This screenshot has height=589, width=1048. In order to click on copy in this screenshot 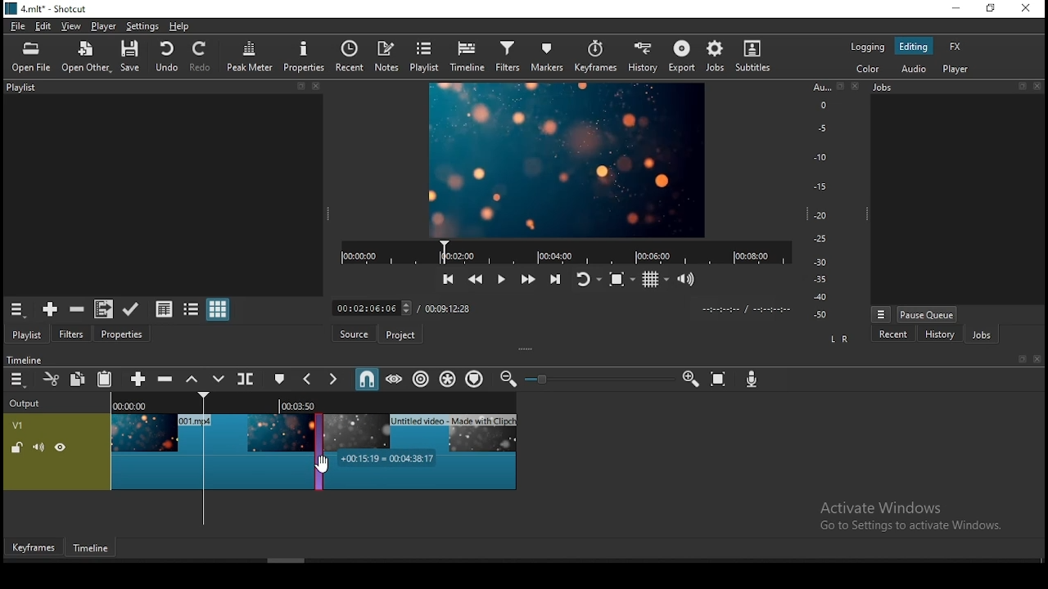, I will do `click(78, 380)`.